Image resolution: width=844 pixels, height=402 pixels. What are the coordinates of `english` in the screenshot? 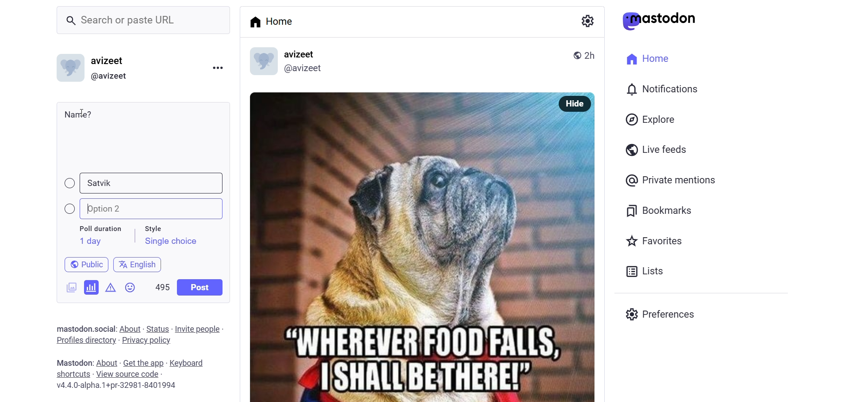 It's located at (138, 263).